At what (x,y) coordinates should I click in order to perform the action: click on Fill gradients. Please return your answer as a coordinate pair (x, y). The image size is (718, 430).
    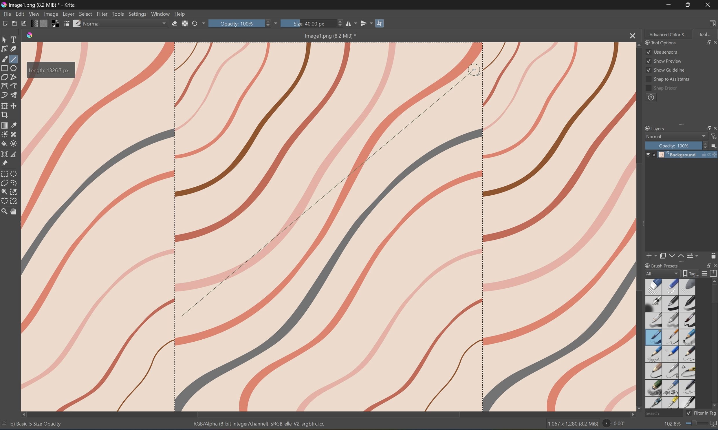
    Looking at the image, I should click on (36, 24).